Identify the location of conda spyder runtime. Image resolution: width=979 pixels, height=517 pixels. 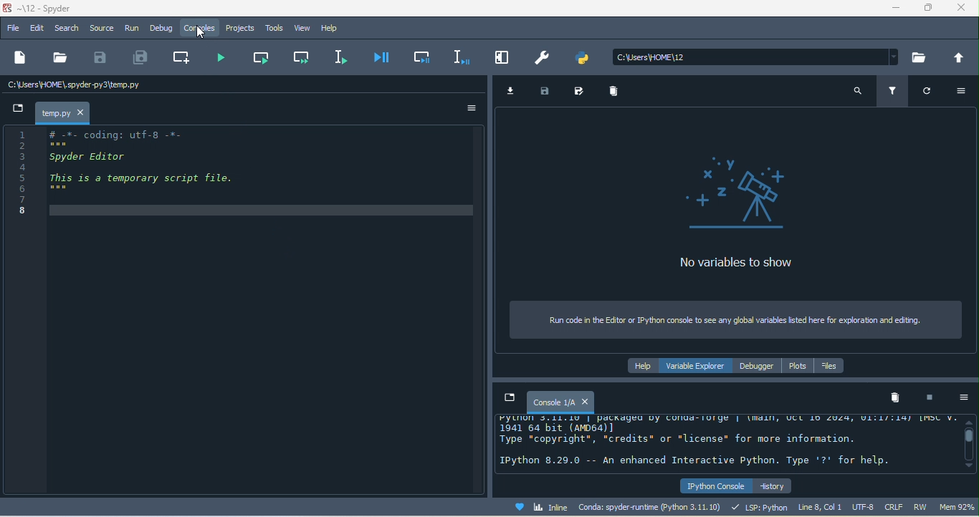
(652, 506).